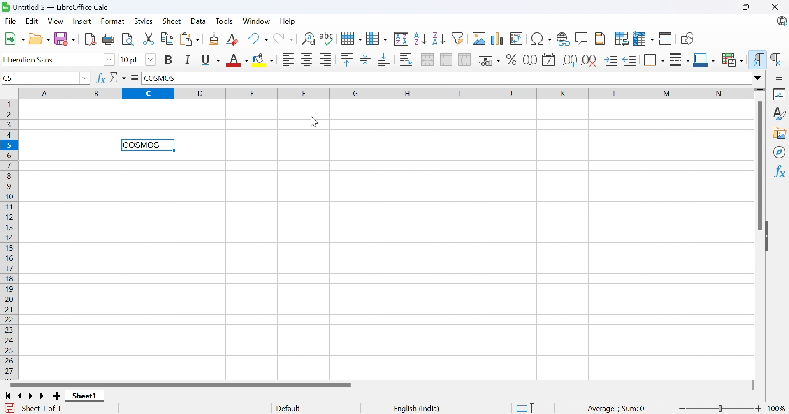 This screenshot has height=414, width=789. I want to click on Italic, so click(188, 60).